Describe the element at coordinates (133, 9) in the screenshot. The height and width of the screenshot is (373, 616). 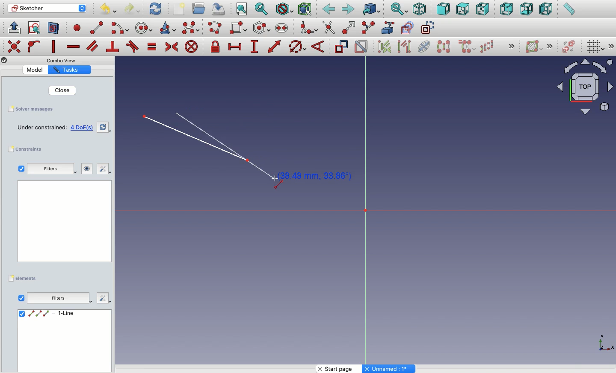
I see `Redo` at that location.